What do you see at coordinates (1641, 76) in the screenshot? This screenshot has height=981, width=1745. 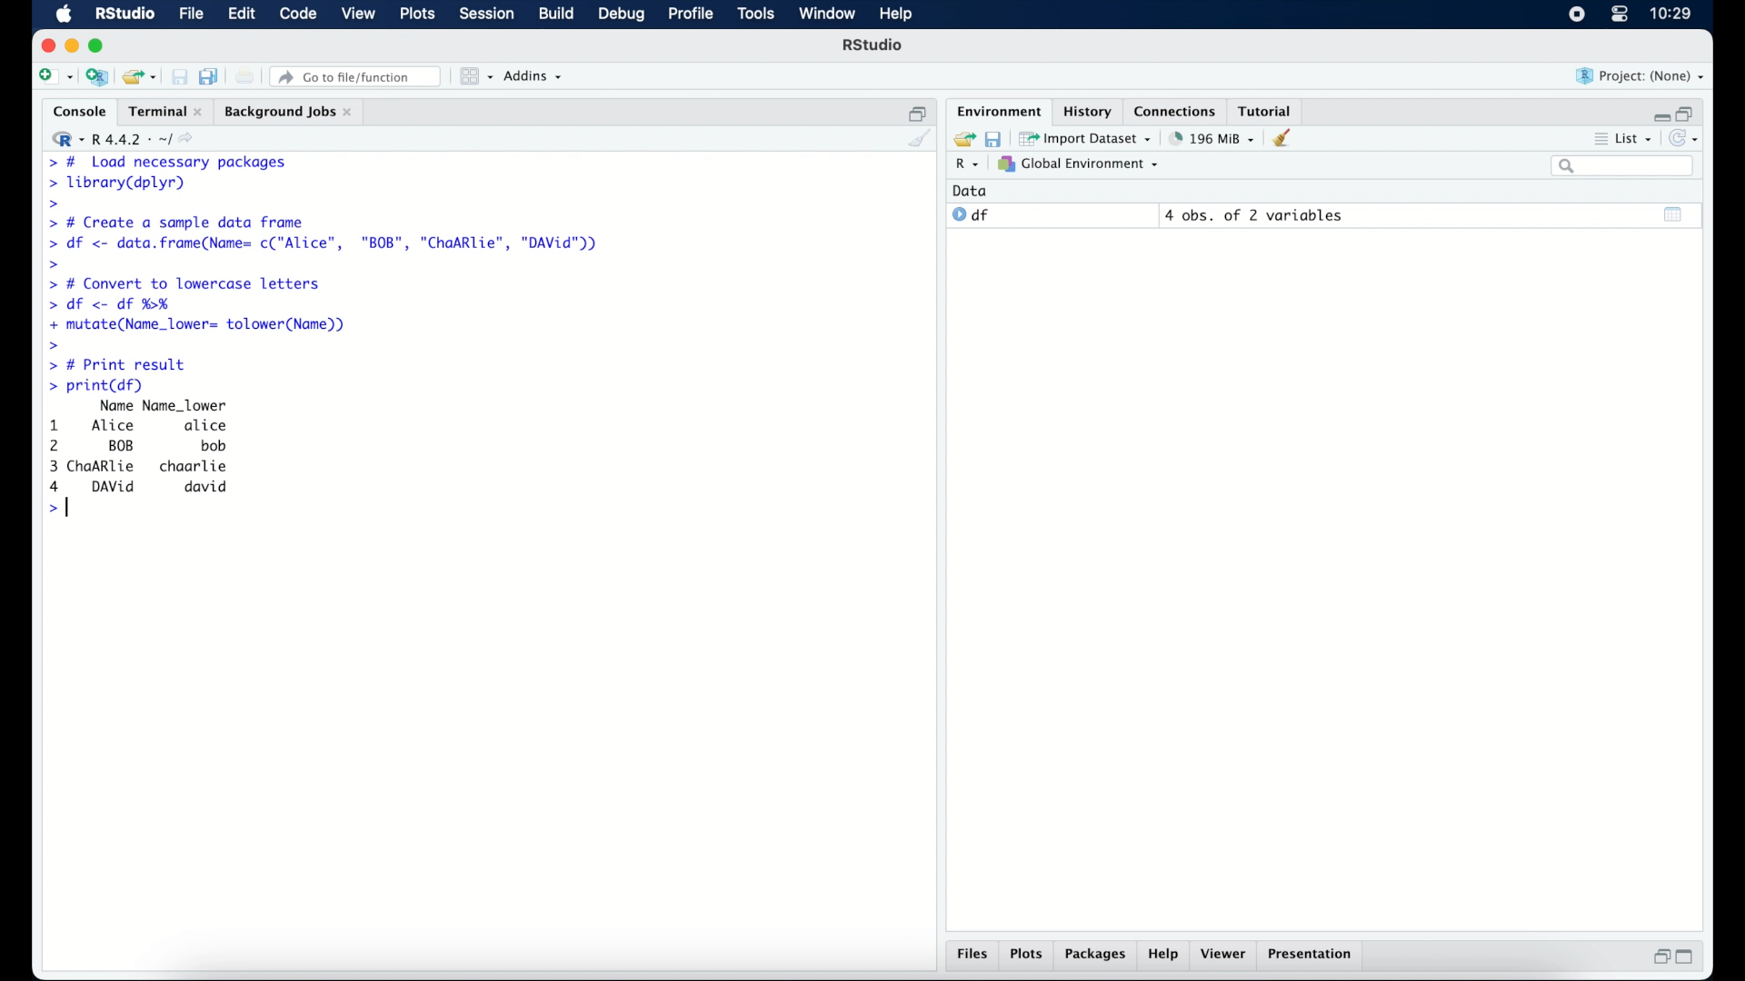 I see `project (none)` at bounding box center [1641, 76].